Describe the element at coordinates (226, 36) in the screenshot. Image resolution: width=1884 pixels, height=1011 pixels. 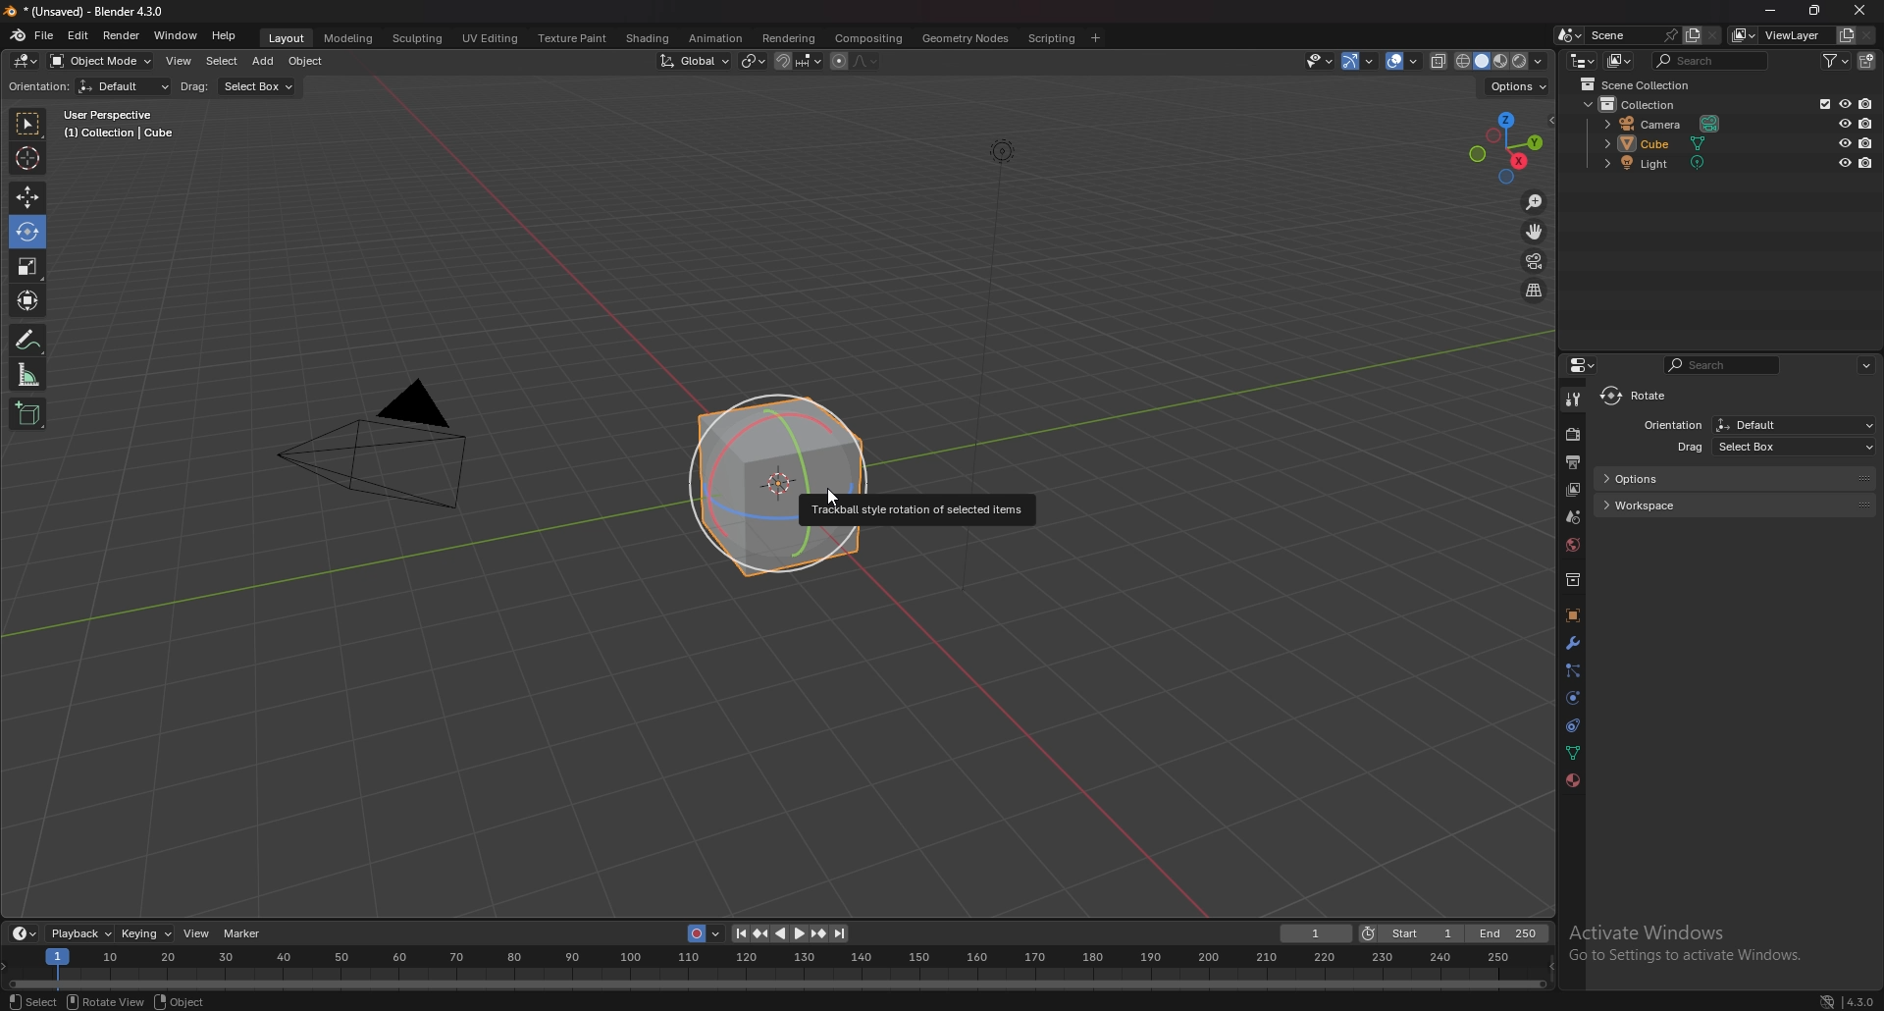
I see `help` at that location.